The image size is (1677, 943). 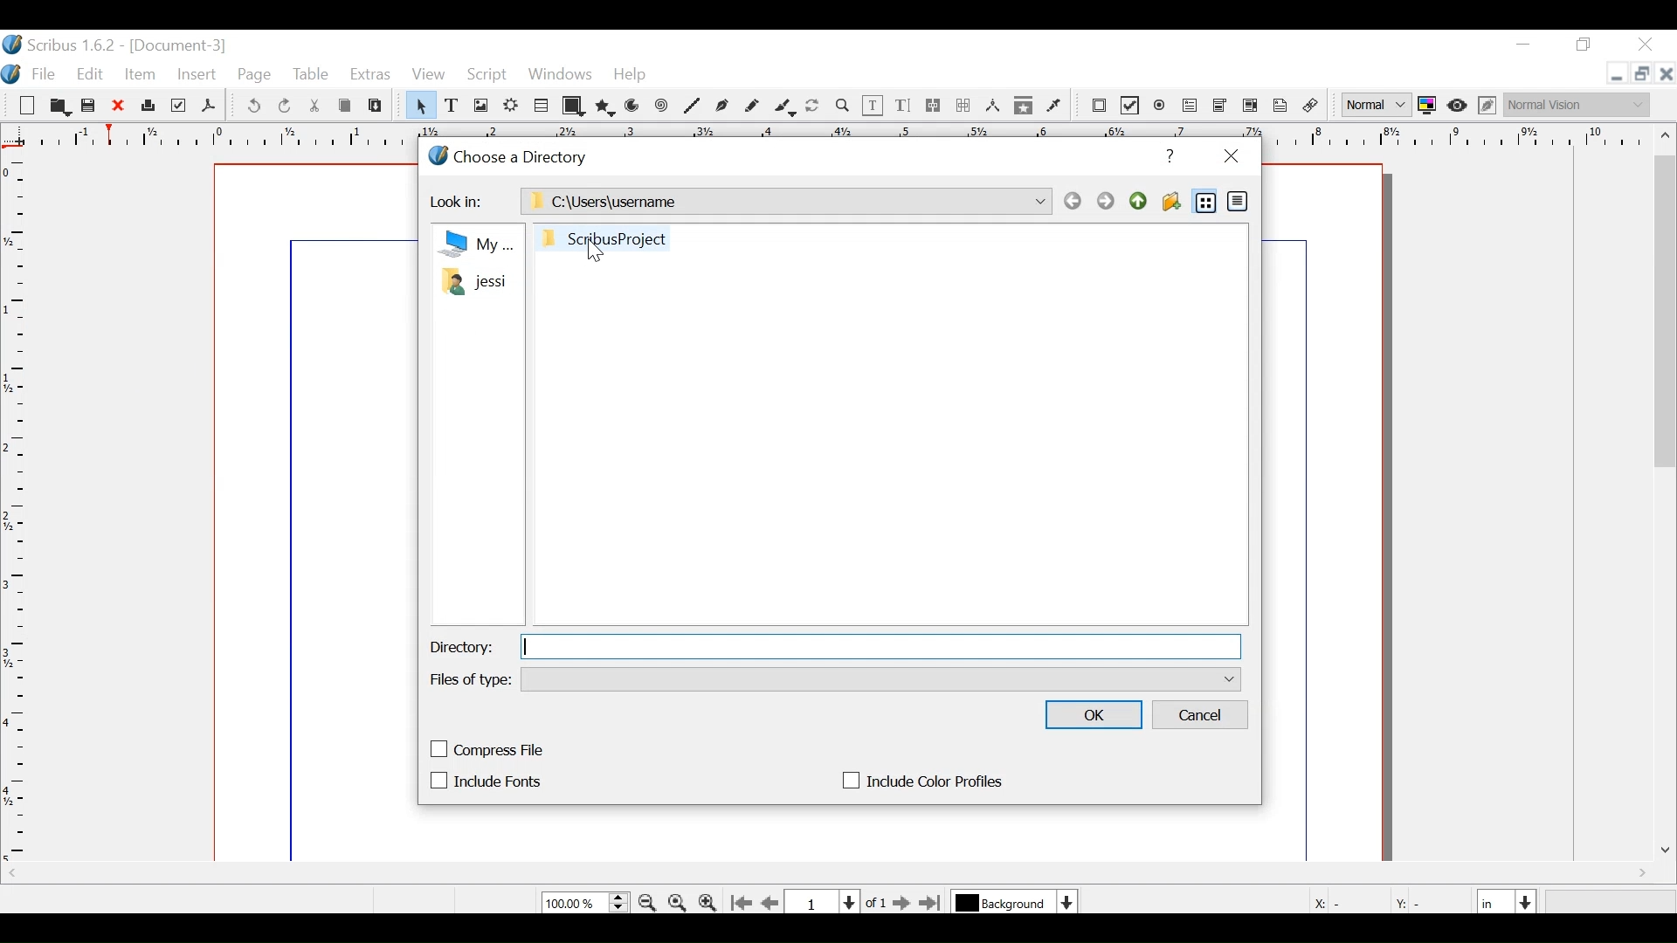 What do you see at coordinates (881, 679) in the screenshot?
I see `Files of type dropdown menu` at bounding box center [881, 679].